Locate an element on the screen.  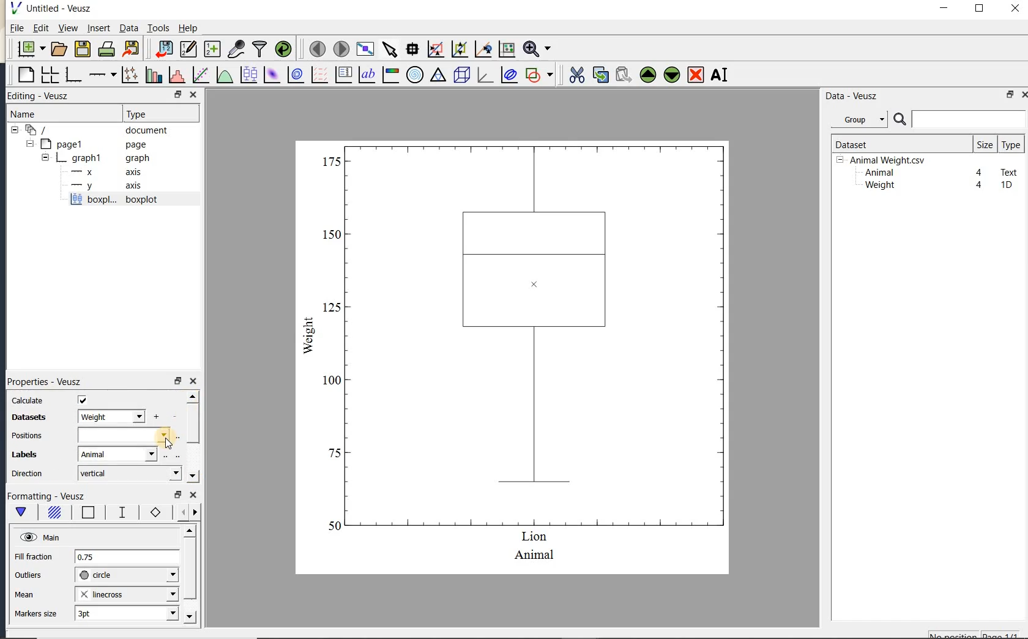
click to reset graph axes is located at coordinates (507, 50).